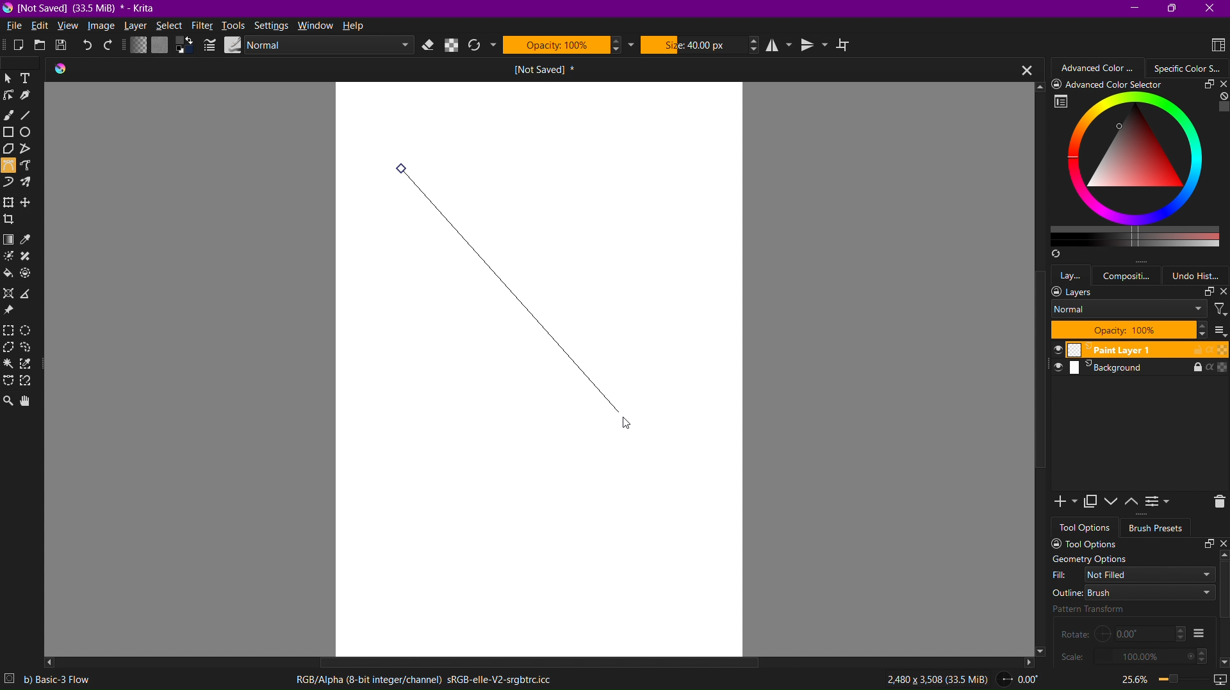 This screenshot has width=1230, height=690. What do you see at coordinates (9, 183) in the screenshot?
I see `Dynamic Brush Tool` at bounding box center [9, 183].